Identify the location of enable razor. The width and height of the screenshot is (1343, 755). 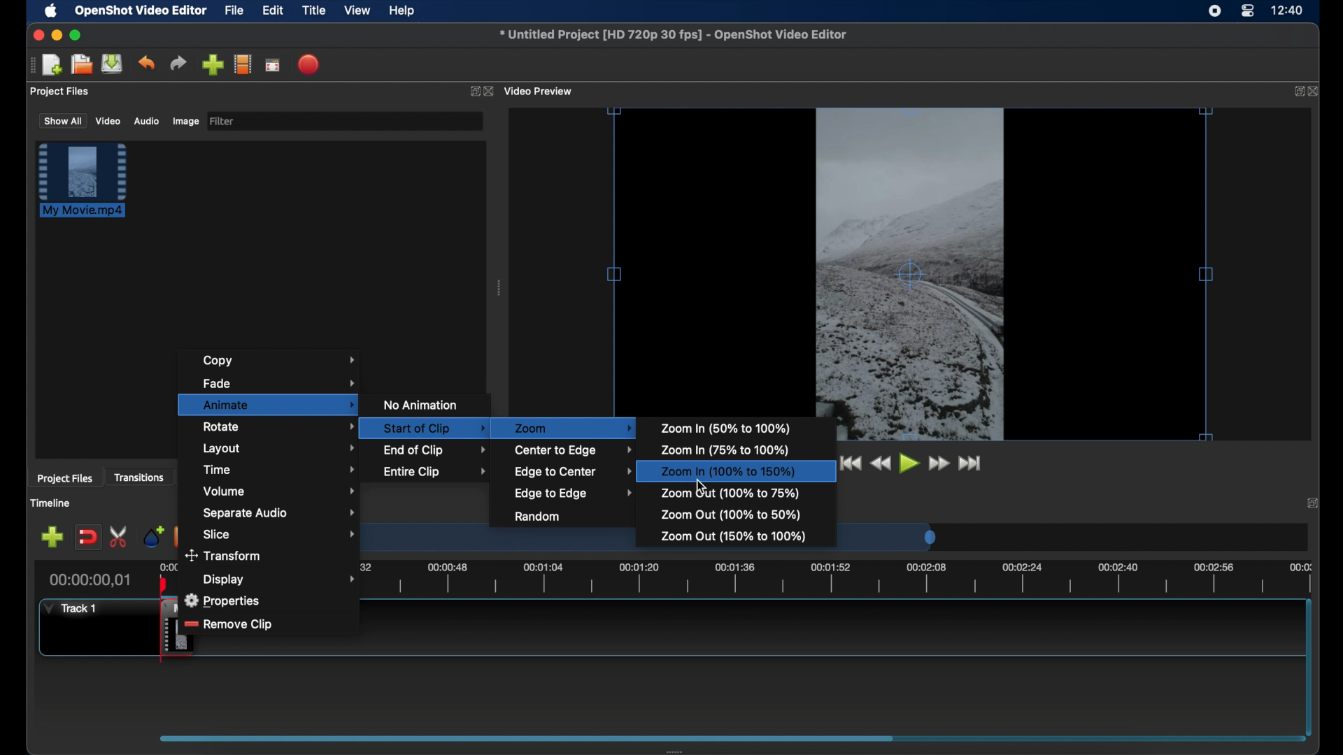
(120, 535).